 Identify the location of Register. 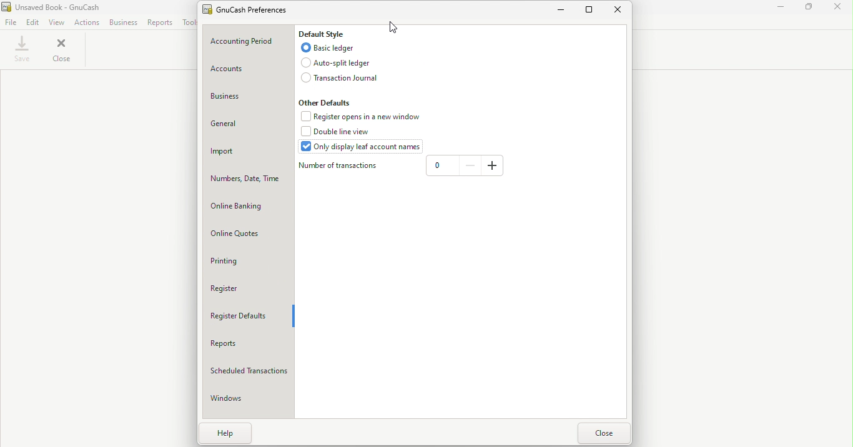
(247, 288).